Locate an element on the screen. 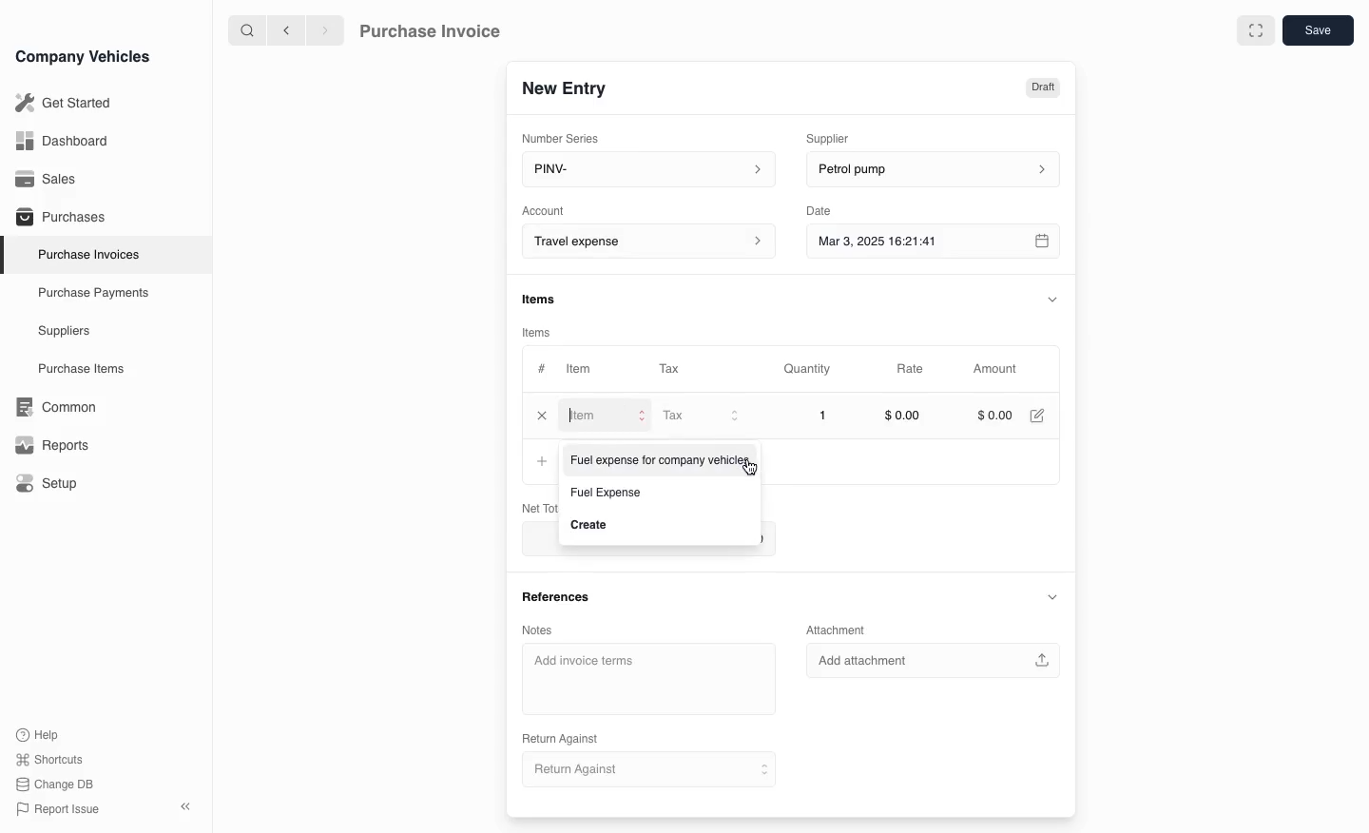 The height and width of the screenshot is (833, 1369). Sales is located at coordinates (47, 179).